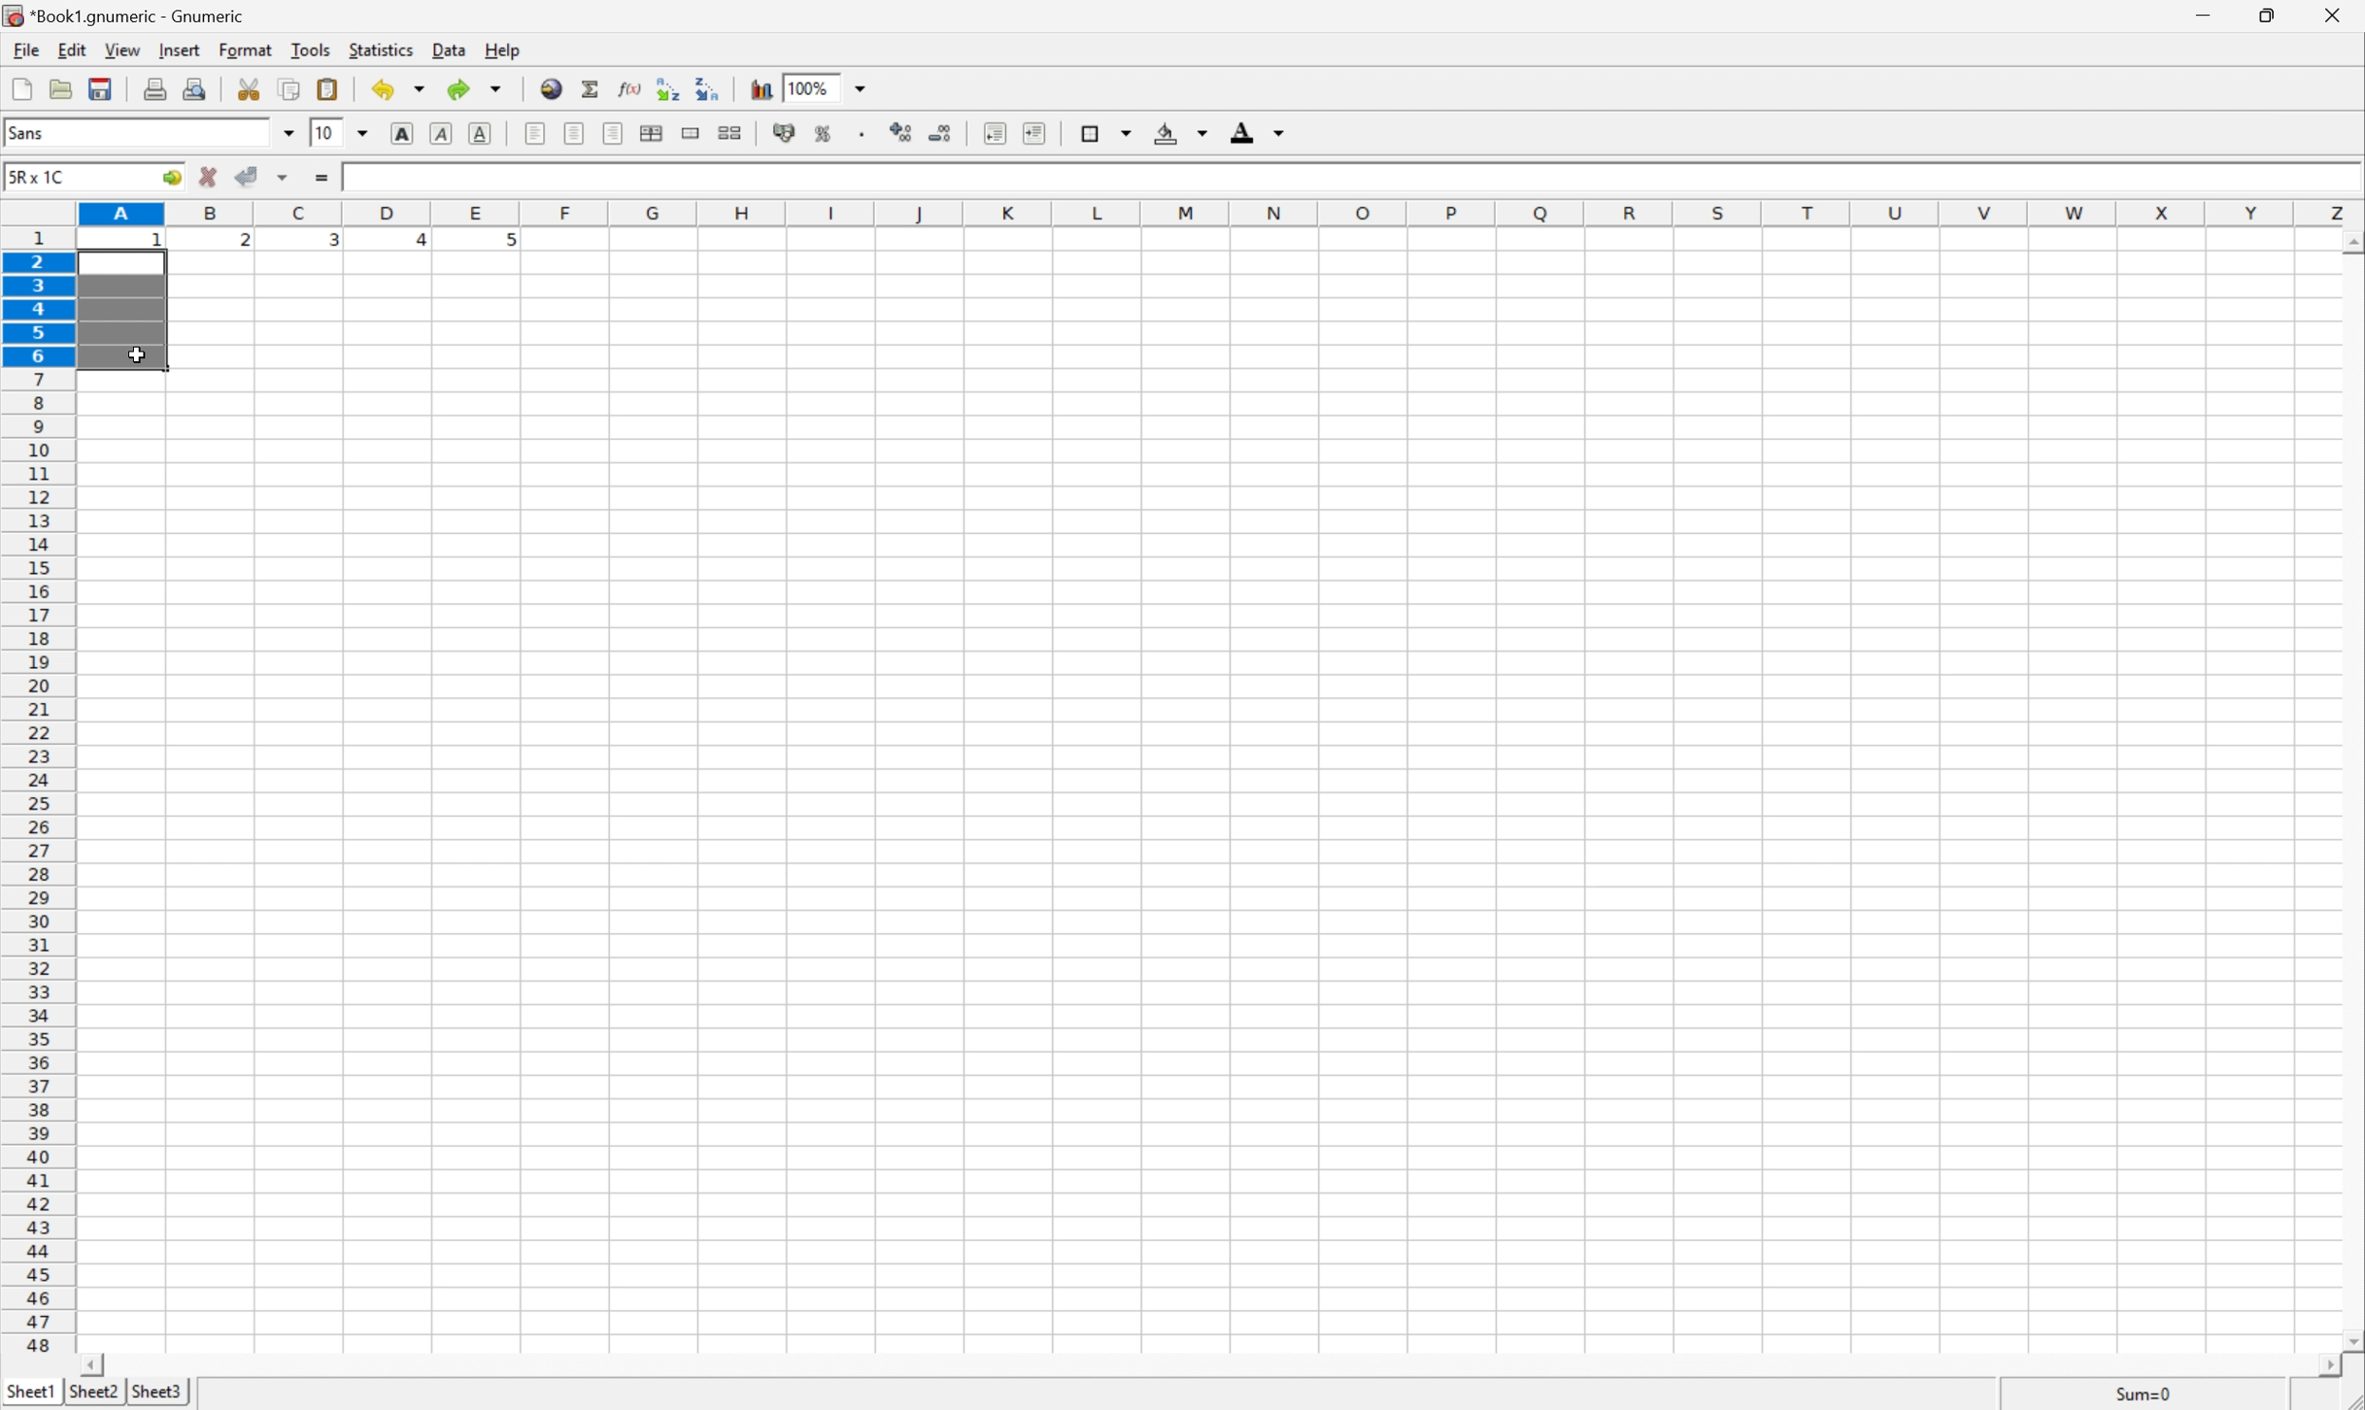 Image resolution: width=2365 pixels, height=1410 pixels. Describe the element at coordinates (64, 87) in the screenshot. I see `open file` at that location.